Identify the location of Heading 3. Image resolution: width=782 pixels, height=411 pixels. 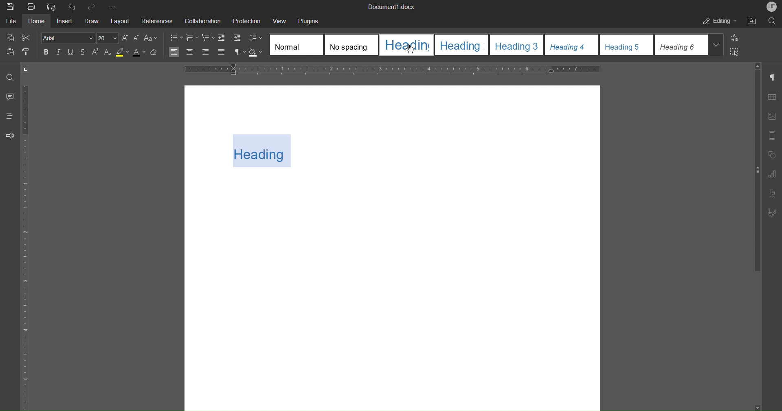
(519, 45).